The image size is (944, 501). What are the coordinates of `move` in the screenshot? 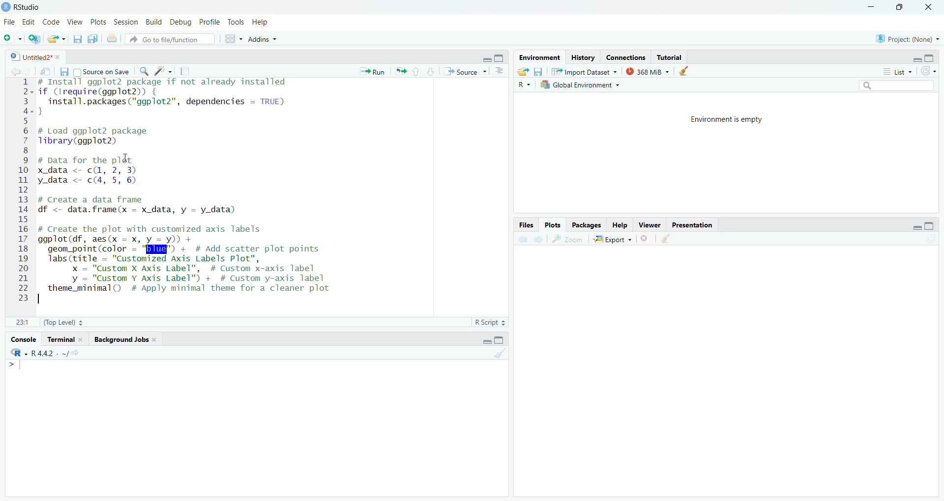 It's located at (46, 73).